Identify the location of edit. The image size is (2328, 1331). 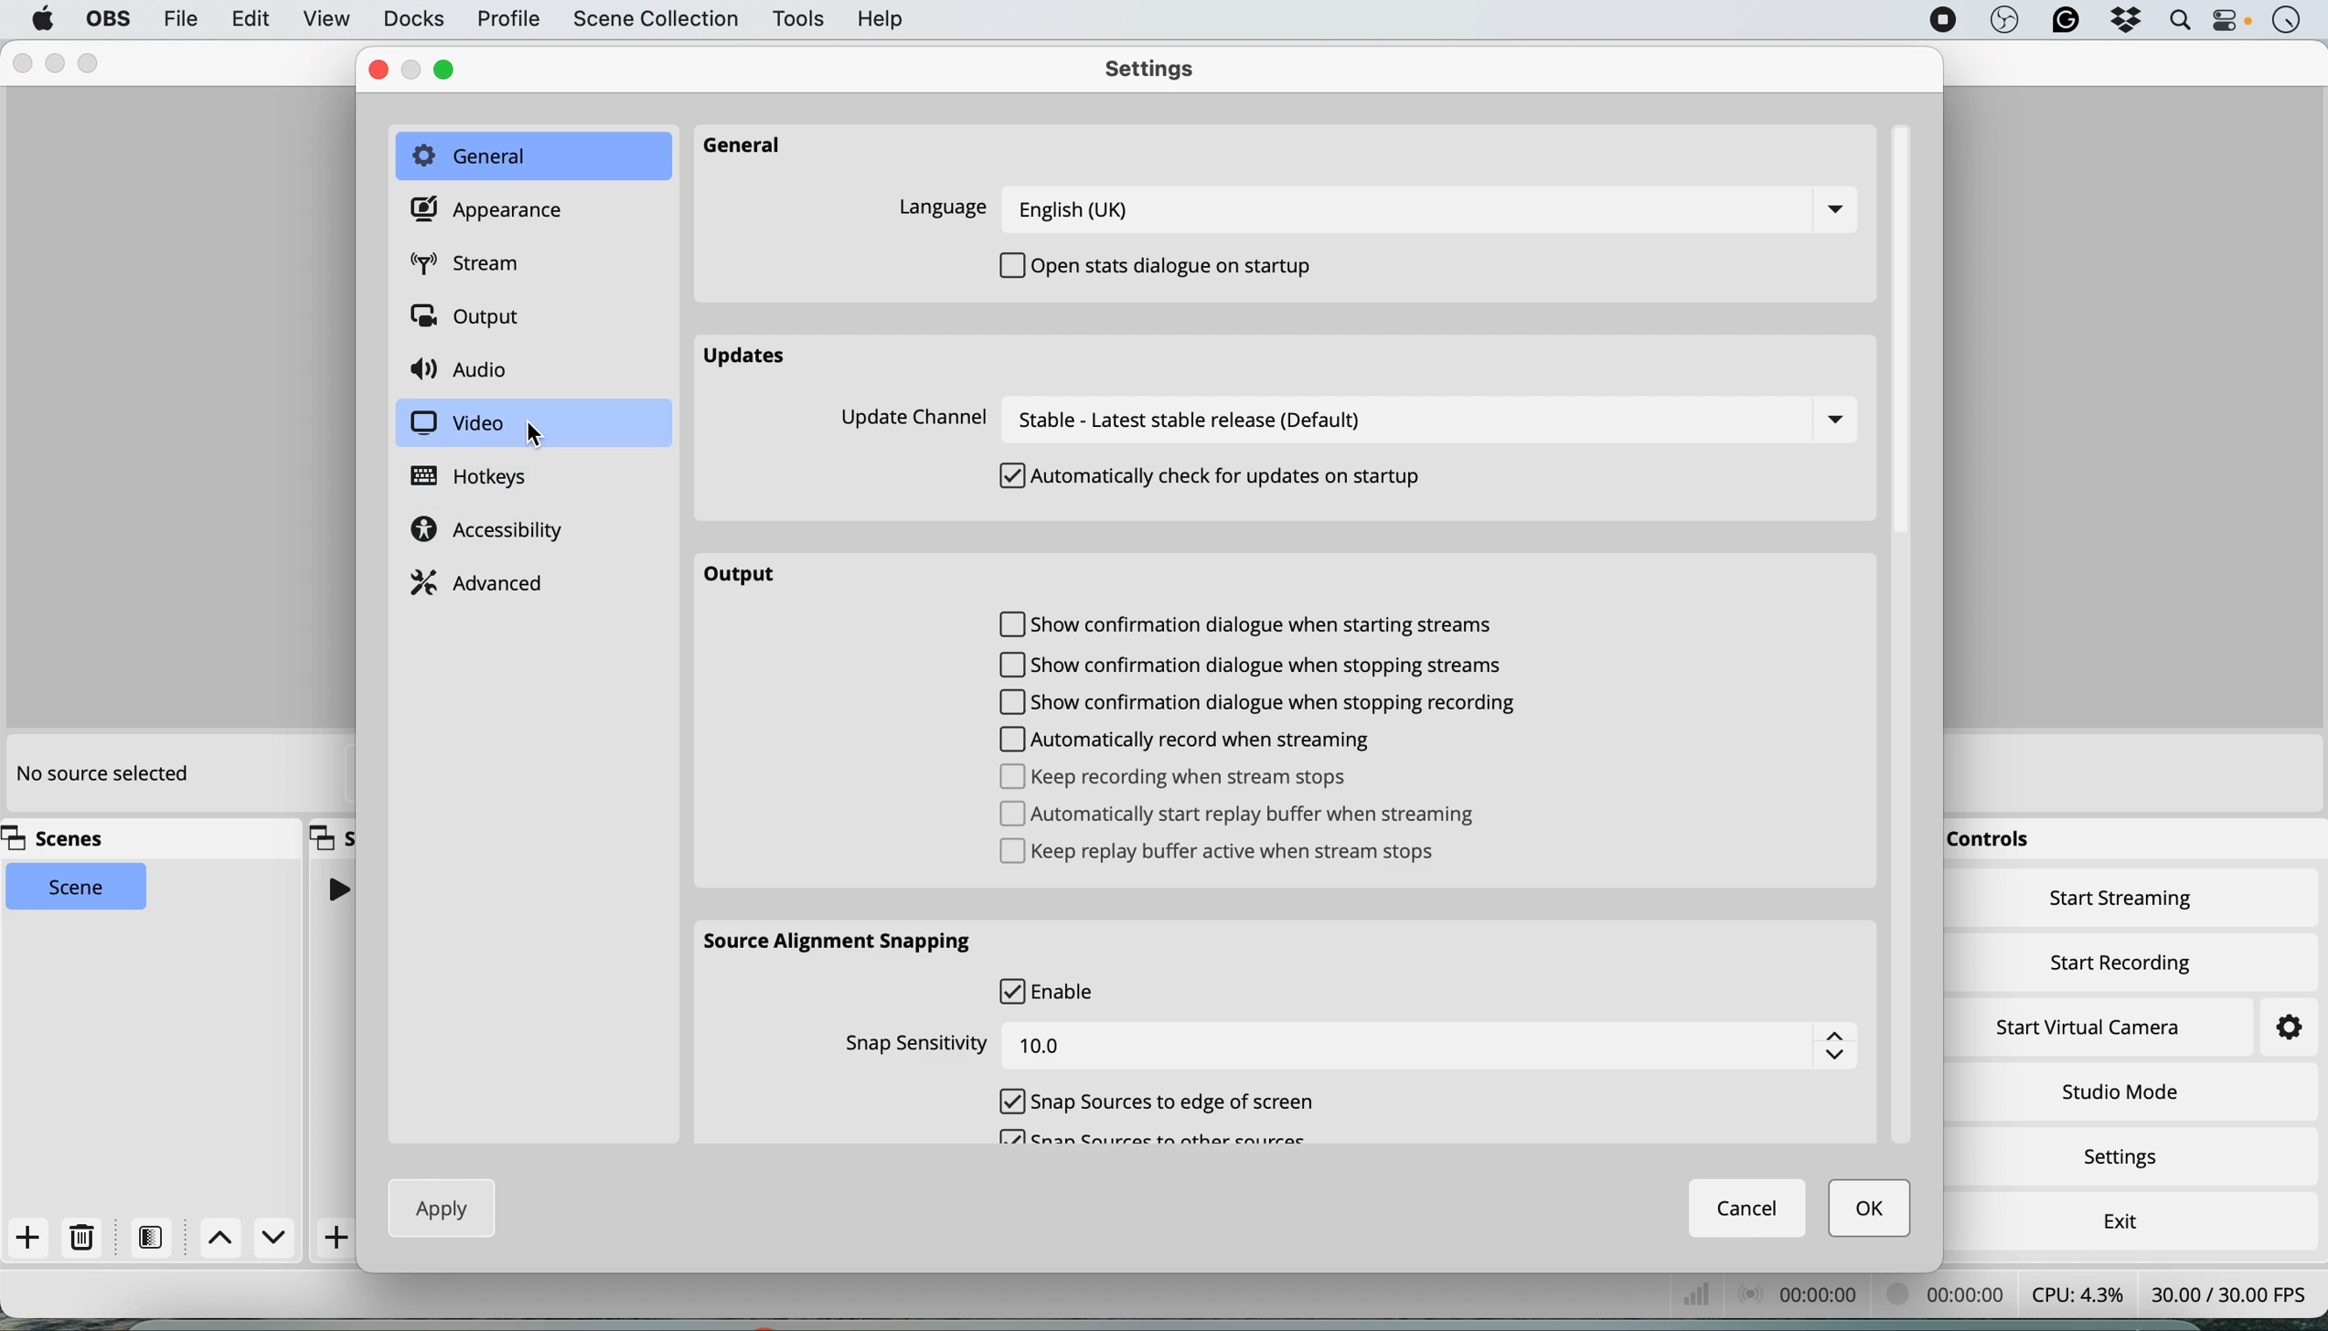
(253, 20).